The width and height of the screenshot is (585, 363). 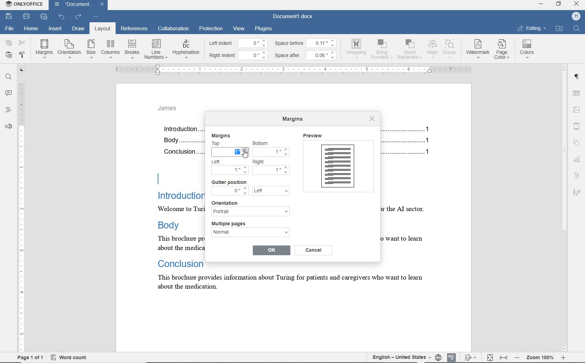 What do you see at coordinates (560, 5) in the screenshot?
I see `RESTORE DOWN` at bounding box center [560, 5].